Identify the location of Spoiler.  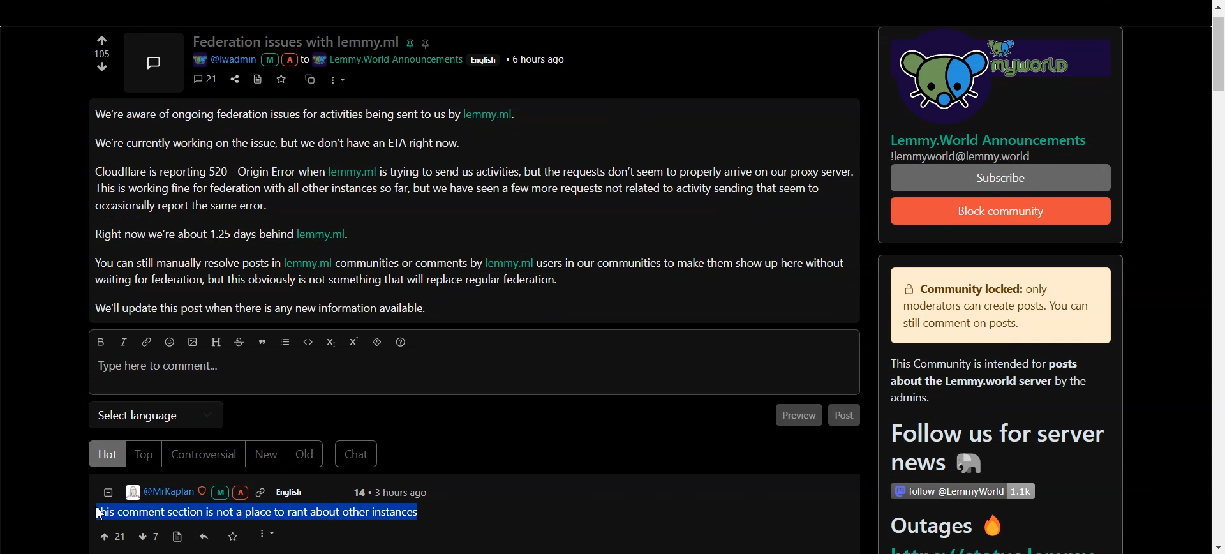
(378, 343).